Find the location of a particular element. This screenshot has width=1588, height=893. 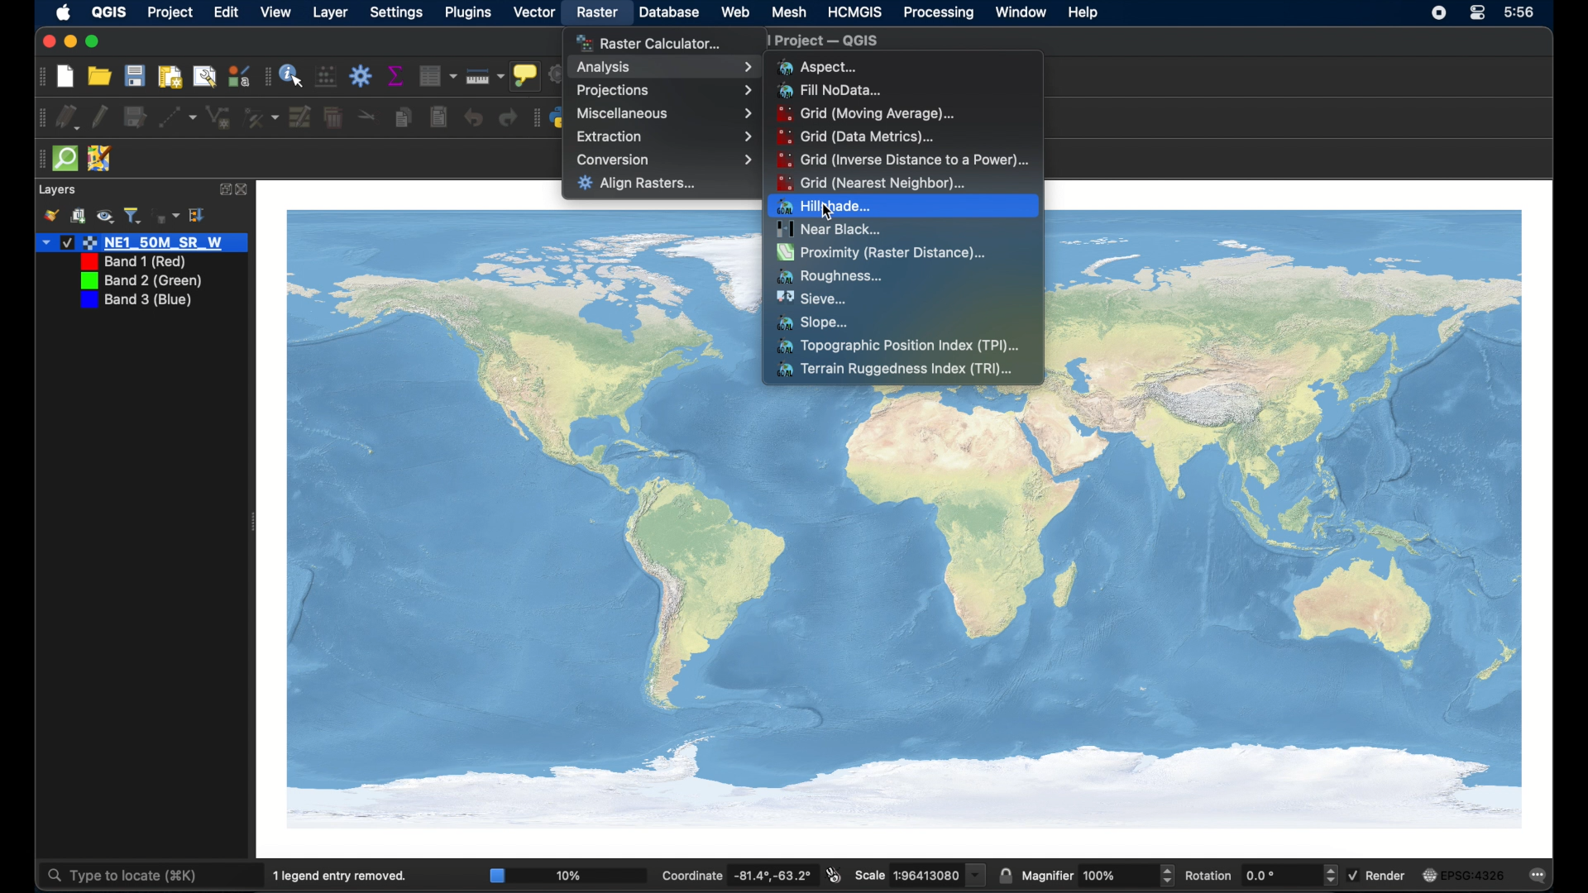

rotation is located at coordinates (1260, 875).